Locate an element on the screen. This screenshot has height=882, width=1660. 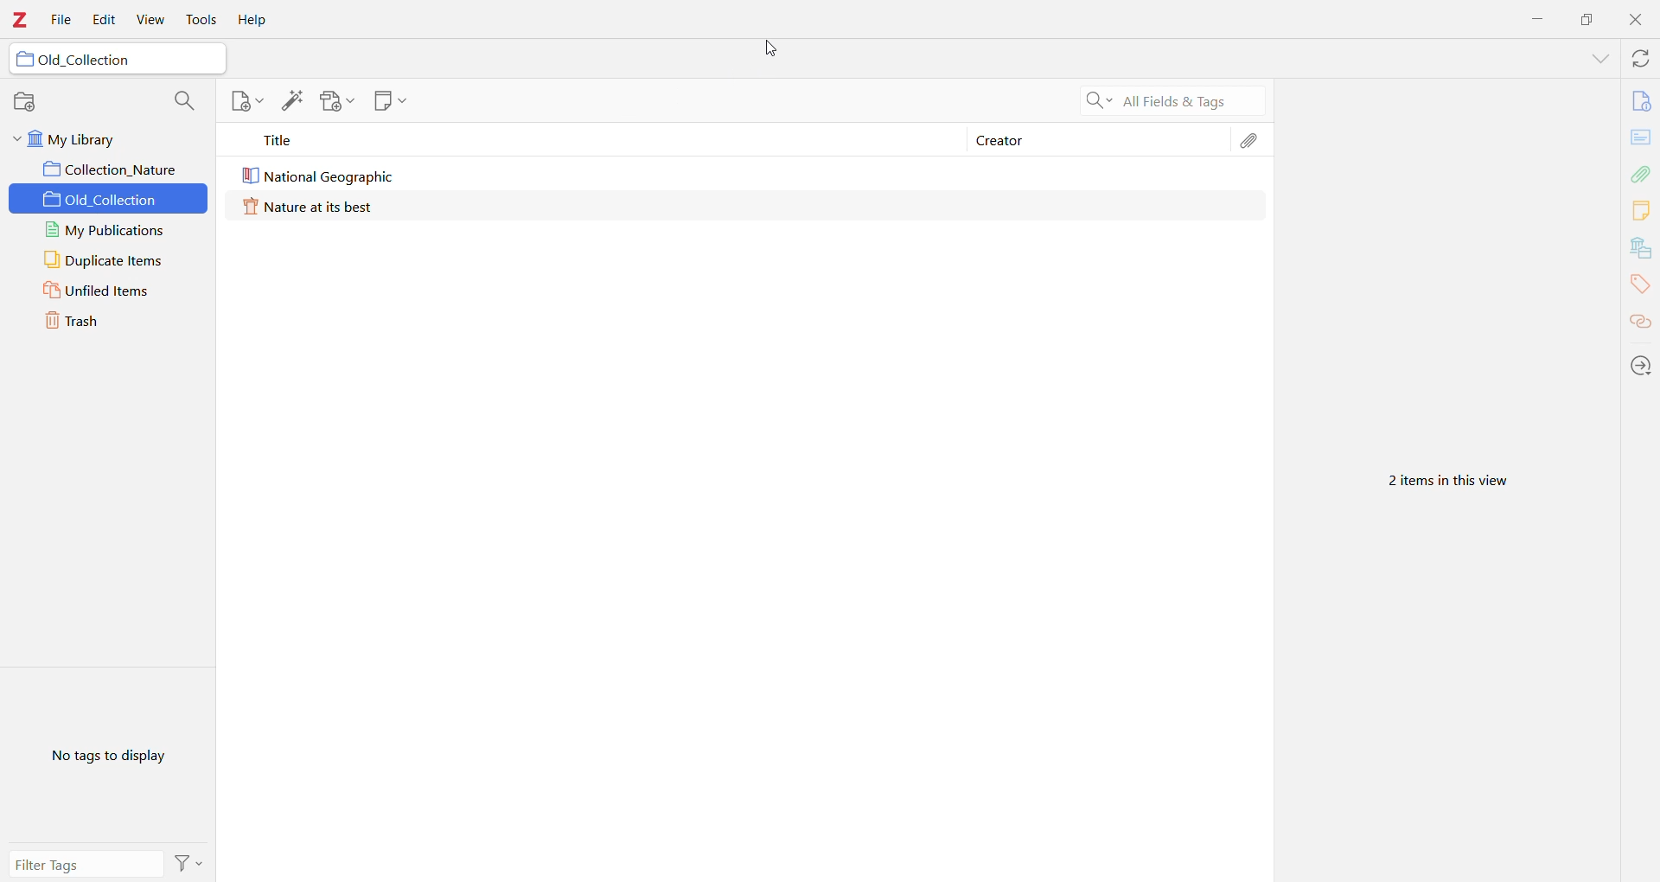
Trash is located at coordinates (110, 322).